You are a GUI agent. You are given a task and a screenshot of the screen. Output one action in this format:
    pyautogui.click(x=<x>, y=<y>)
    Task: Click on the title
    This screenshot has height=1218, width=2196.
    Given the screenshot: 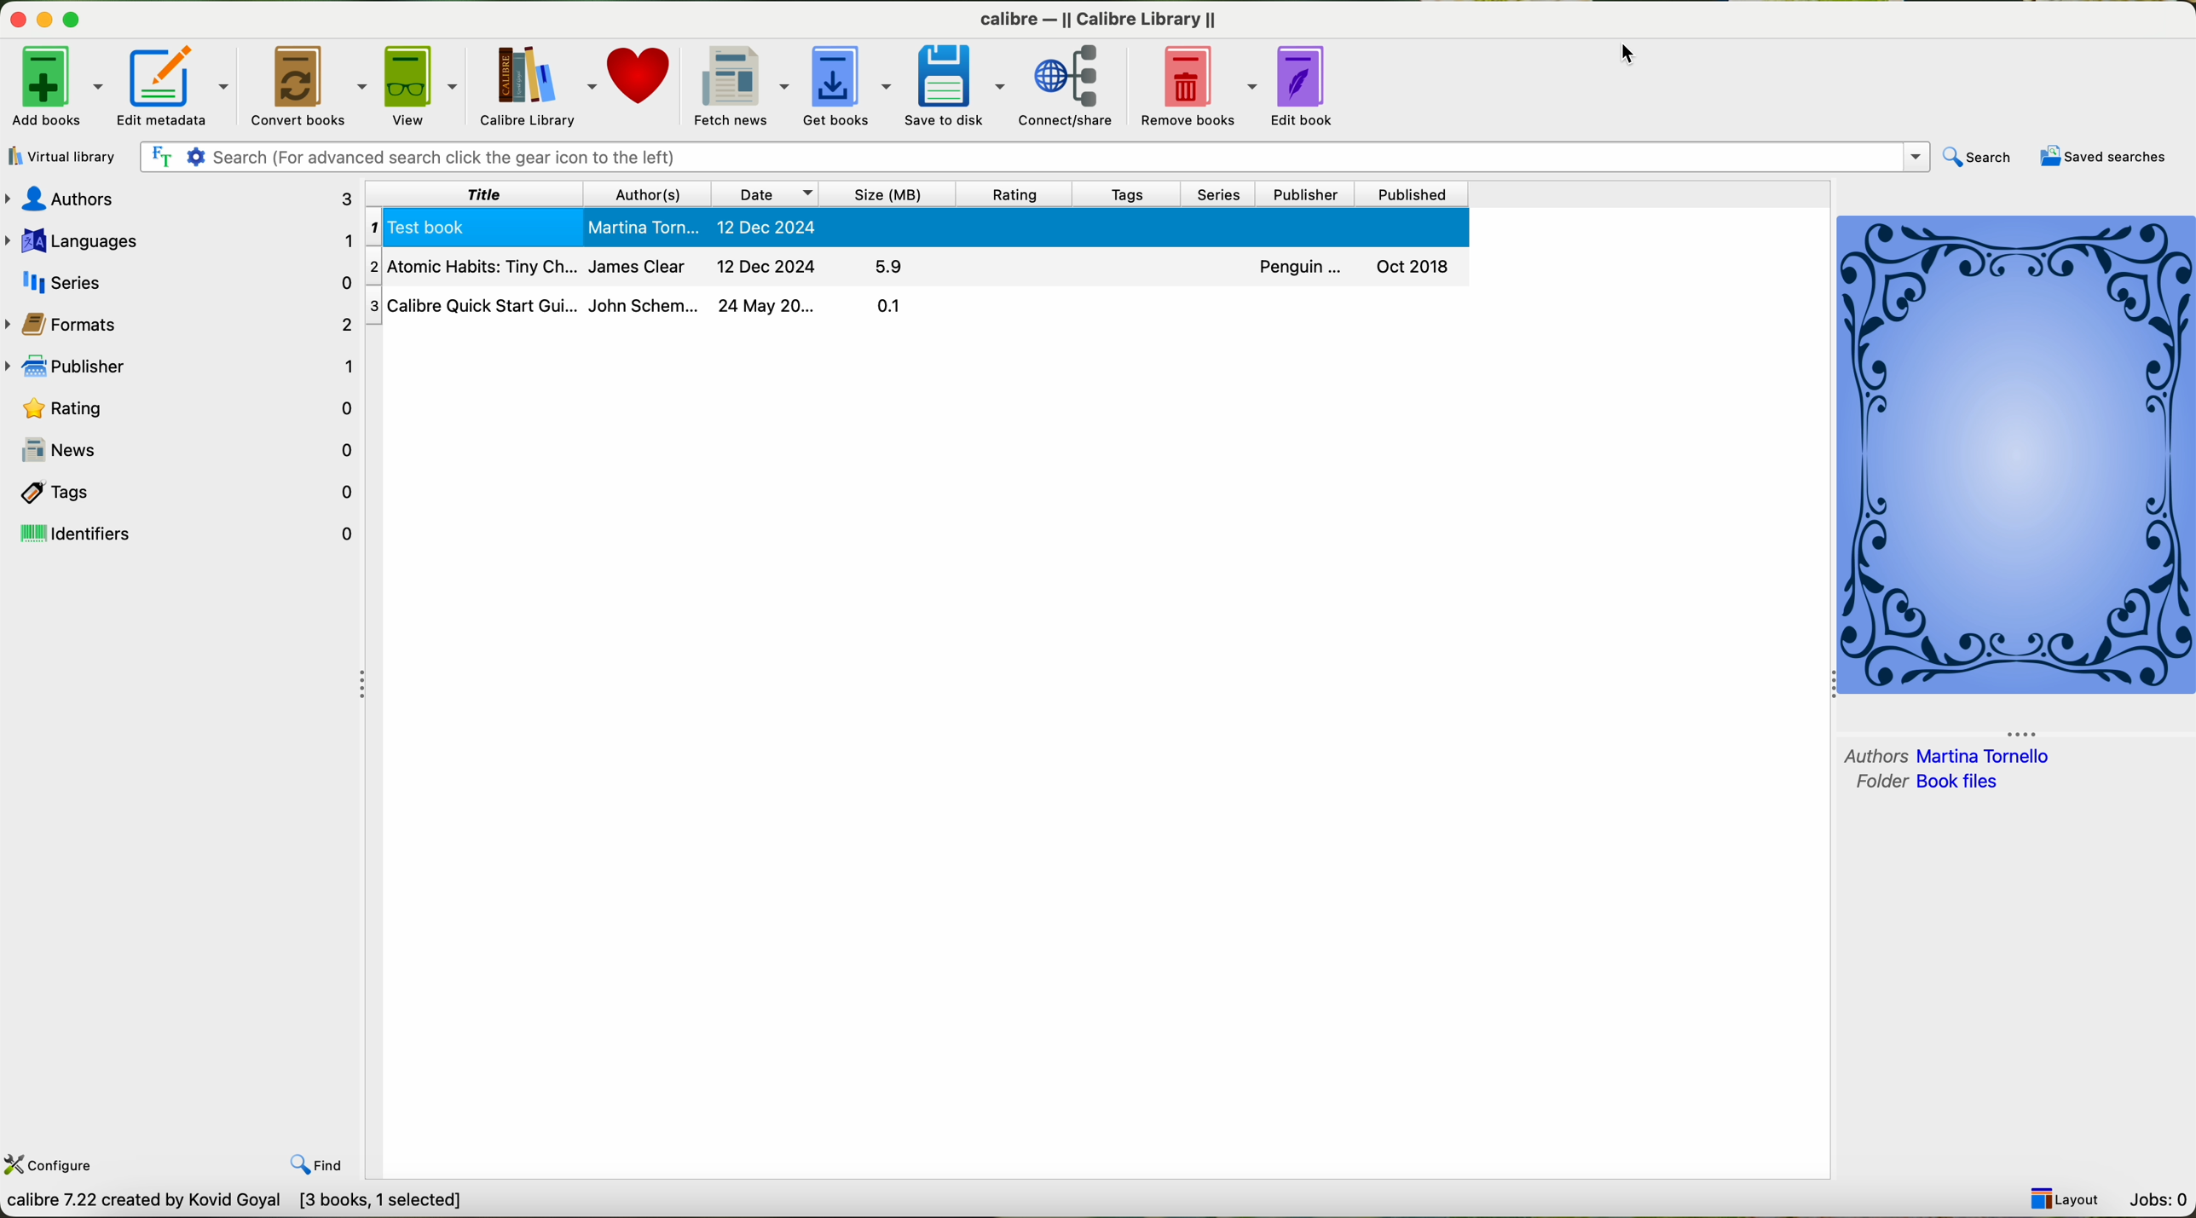 What is the action you would take?
    pyautogui.click(x=479, y=193)
    